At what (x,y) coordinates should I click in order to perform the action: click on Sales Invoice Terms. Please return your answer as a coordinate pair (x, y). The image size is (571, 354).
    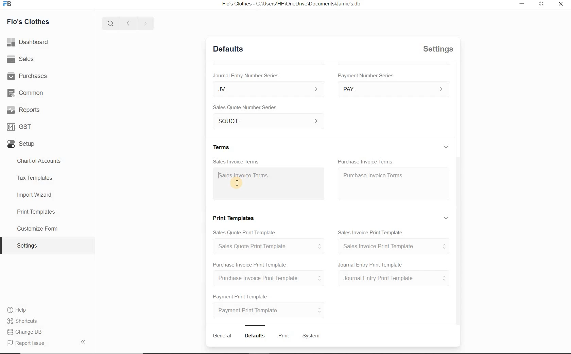
    Looking at the image, I should click on (236, 161).